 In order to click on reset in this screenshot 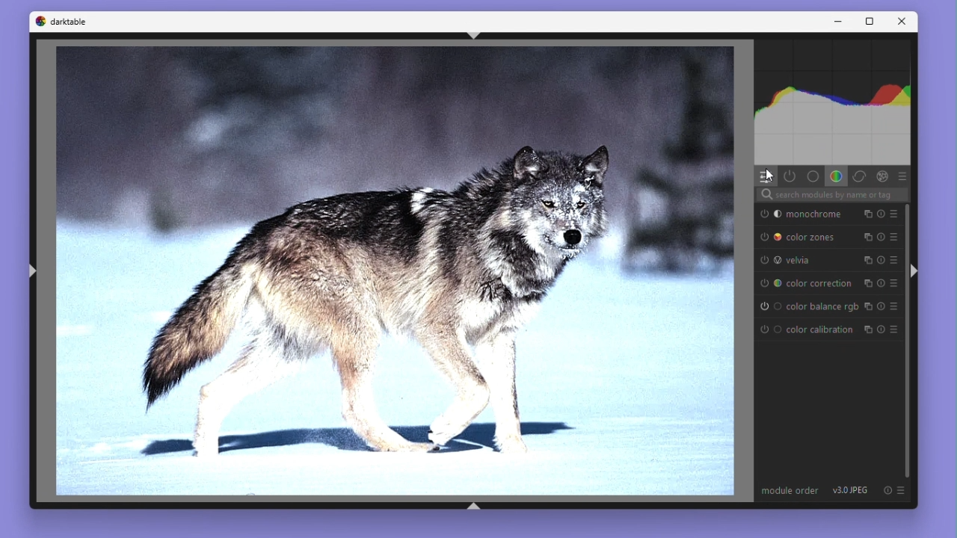, I will do `click(887, 492)`.